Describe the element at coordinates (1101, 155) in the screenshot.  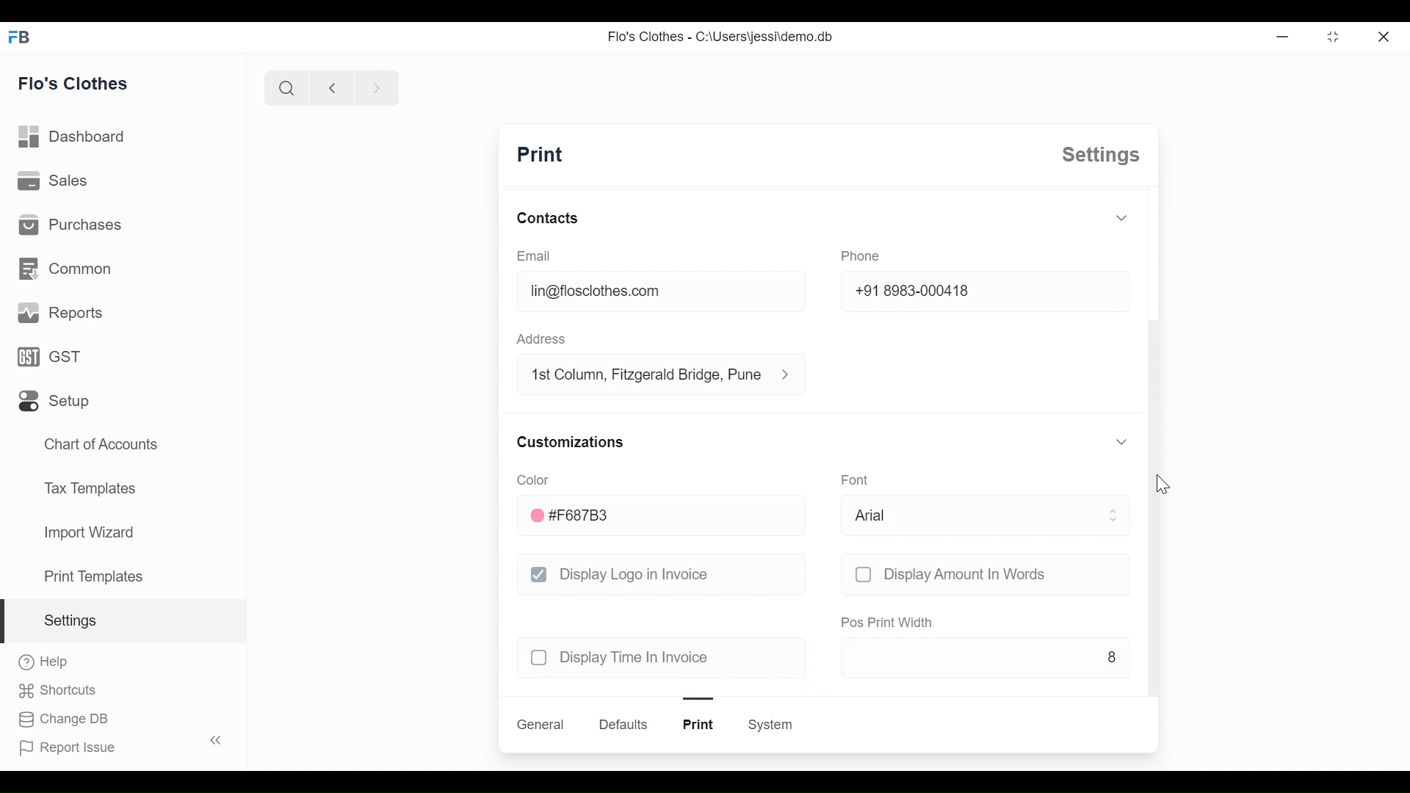
I see `settings` at that location.